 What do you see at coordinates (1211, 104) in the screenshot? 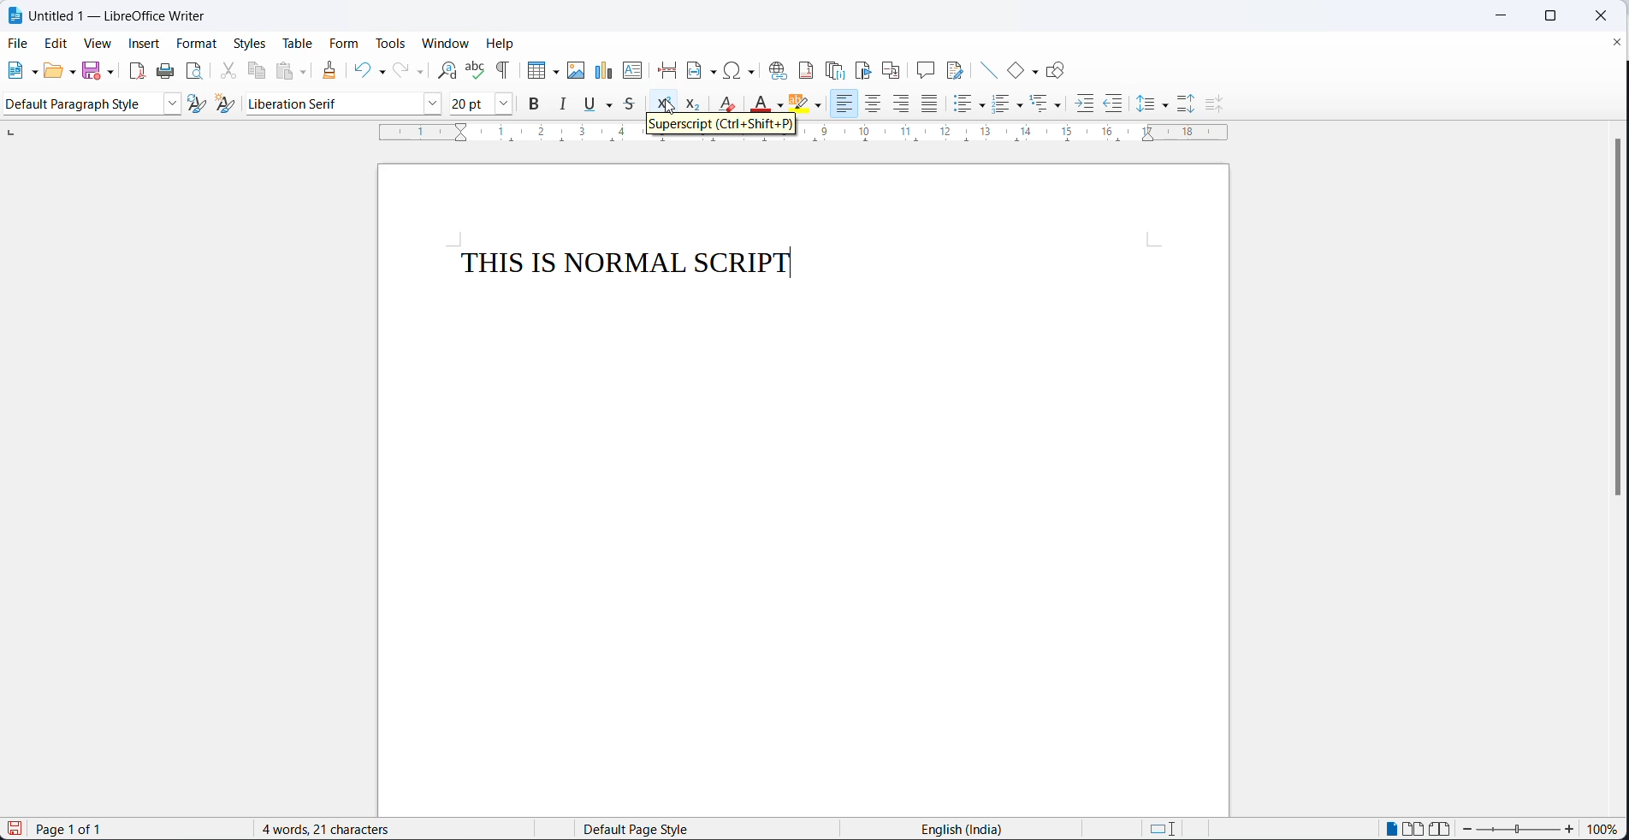
I see `decrease paragraph space` at bounding box center [1211, 104].